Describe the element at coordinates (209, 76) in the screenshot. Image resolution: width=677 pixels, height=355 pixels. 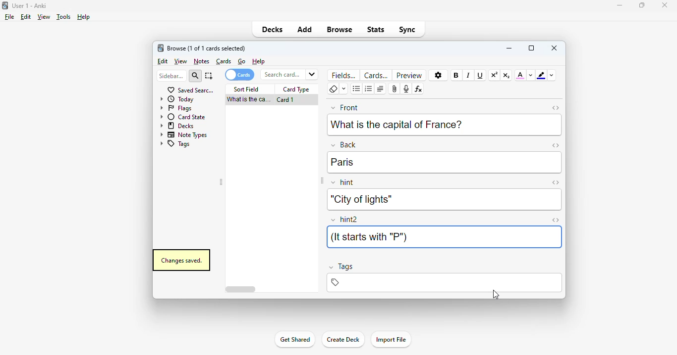
I see `select` at that location.